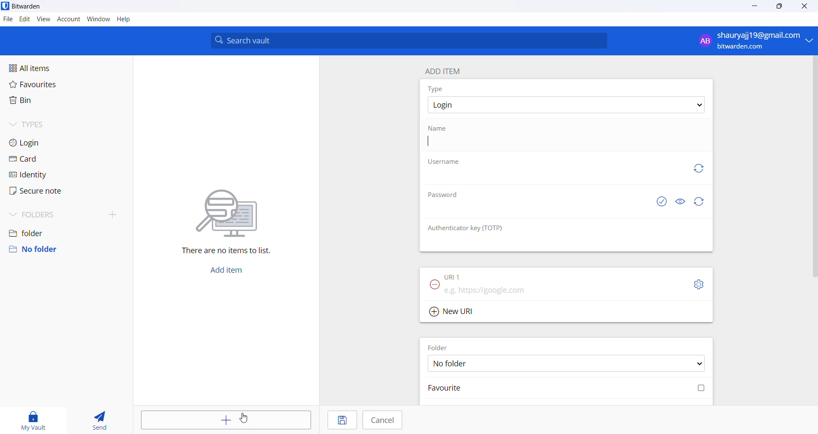 The width and height of the screenshot is (818, 434). What do you see at coordinates (42, 20) in the screenshot?
I see `view` at bounding box center [42, 20].